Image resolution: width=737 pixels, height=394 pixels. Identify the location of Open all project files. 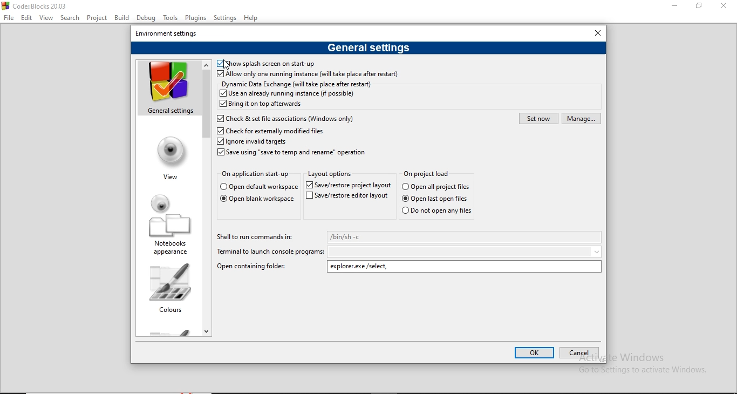
(436, 186).